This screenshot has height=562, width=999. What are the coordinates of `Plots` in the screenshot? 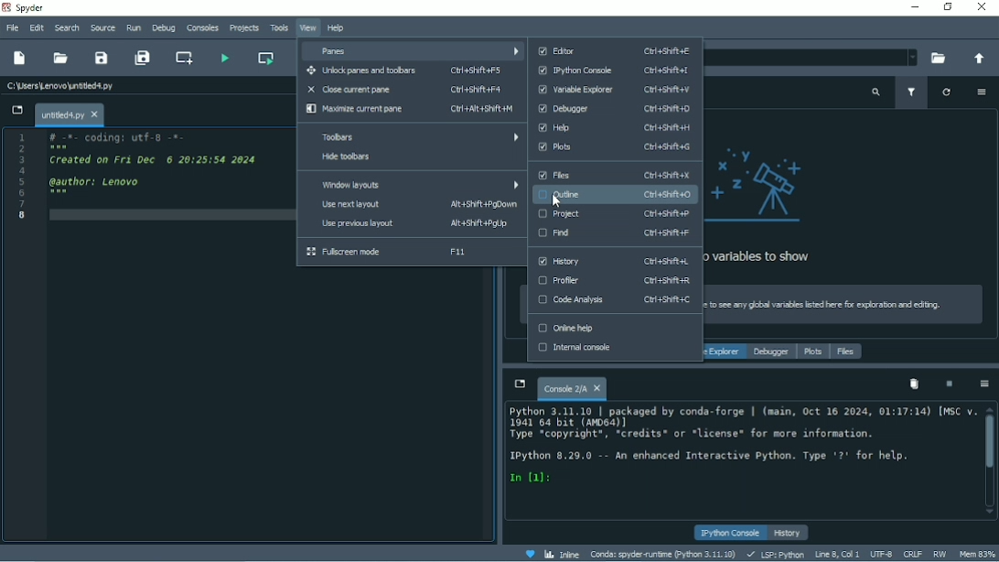 It's located at (616, 147).